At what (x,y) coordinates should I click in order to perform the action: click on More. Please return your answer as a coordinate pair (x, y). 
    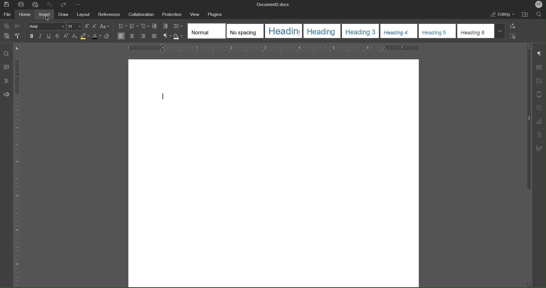
    Looking at the image, I should click on (78, 4).